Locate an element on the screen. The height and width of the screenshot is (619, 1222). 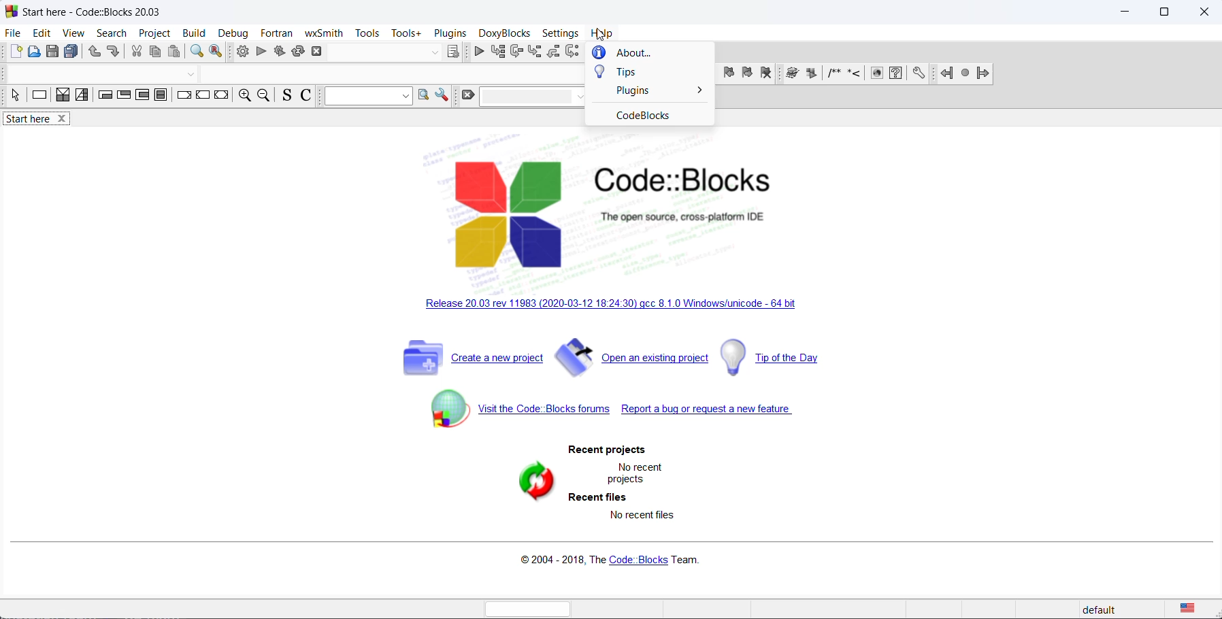
step out is located at coordinates (553, 51).